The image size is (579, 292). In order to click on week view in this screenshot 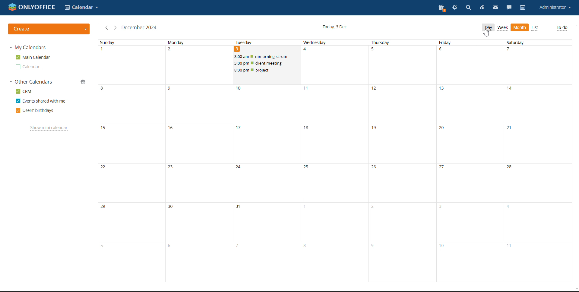, I will do `click(503, 28)`.